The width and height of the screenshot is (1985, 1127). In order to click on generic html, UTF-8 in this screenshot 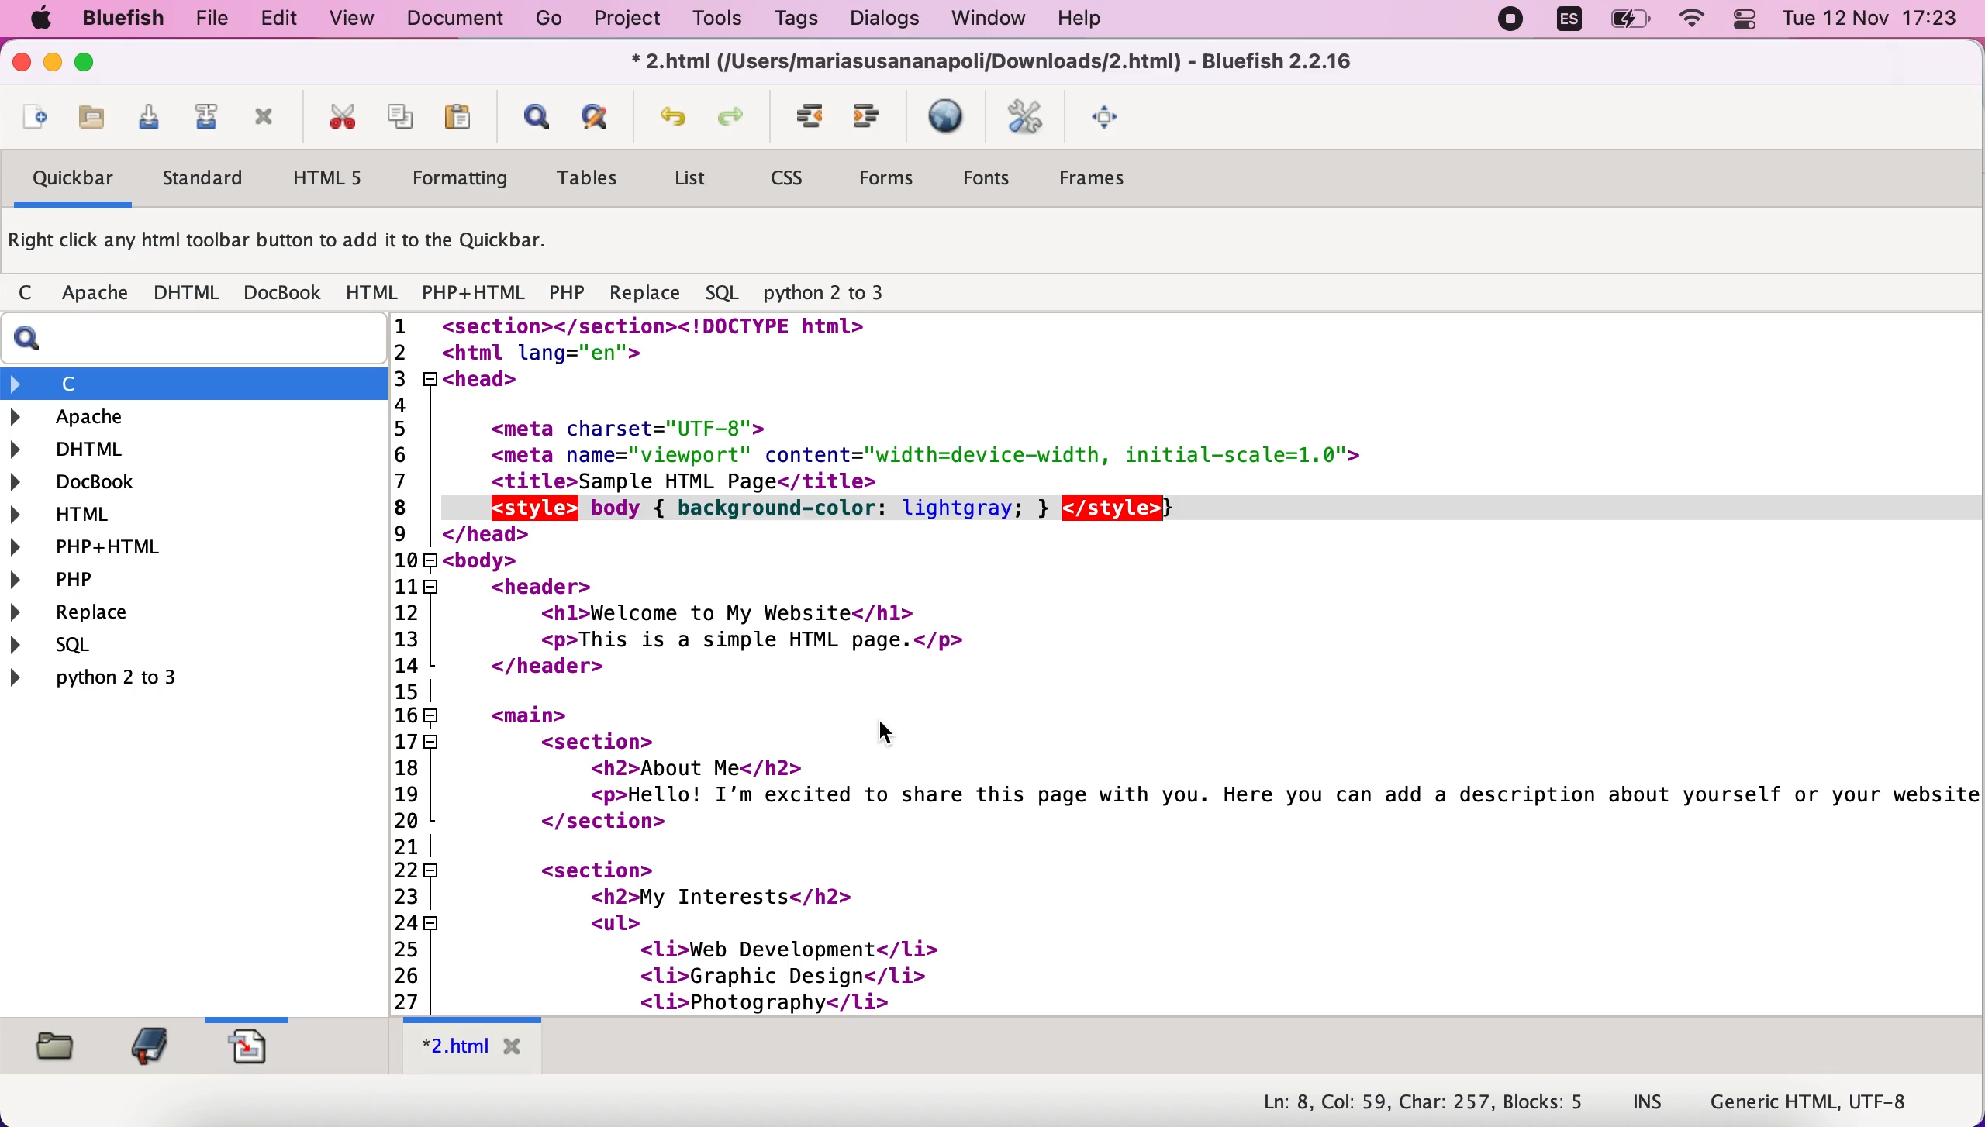, I will do `click(1818, 1103)`.